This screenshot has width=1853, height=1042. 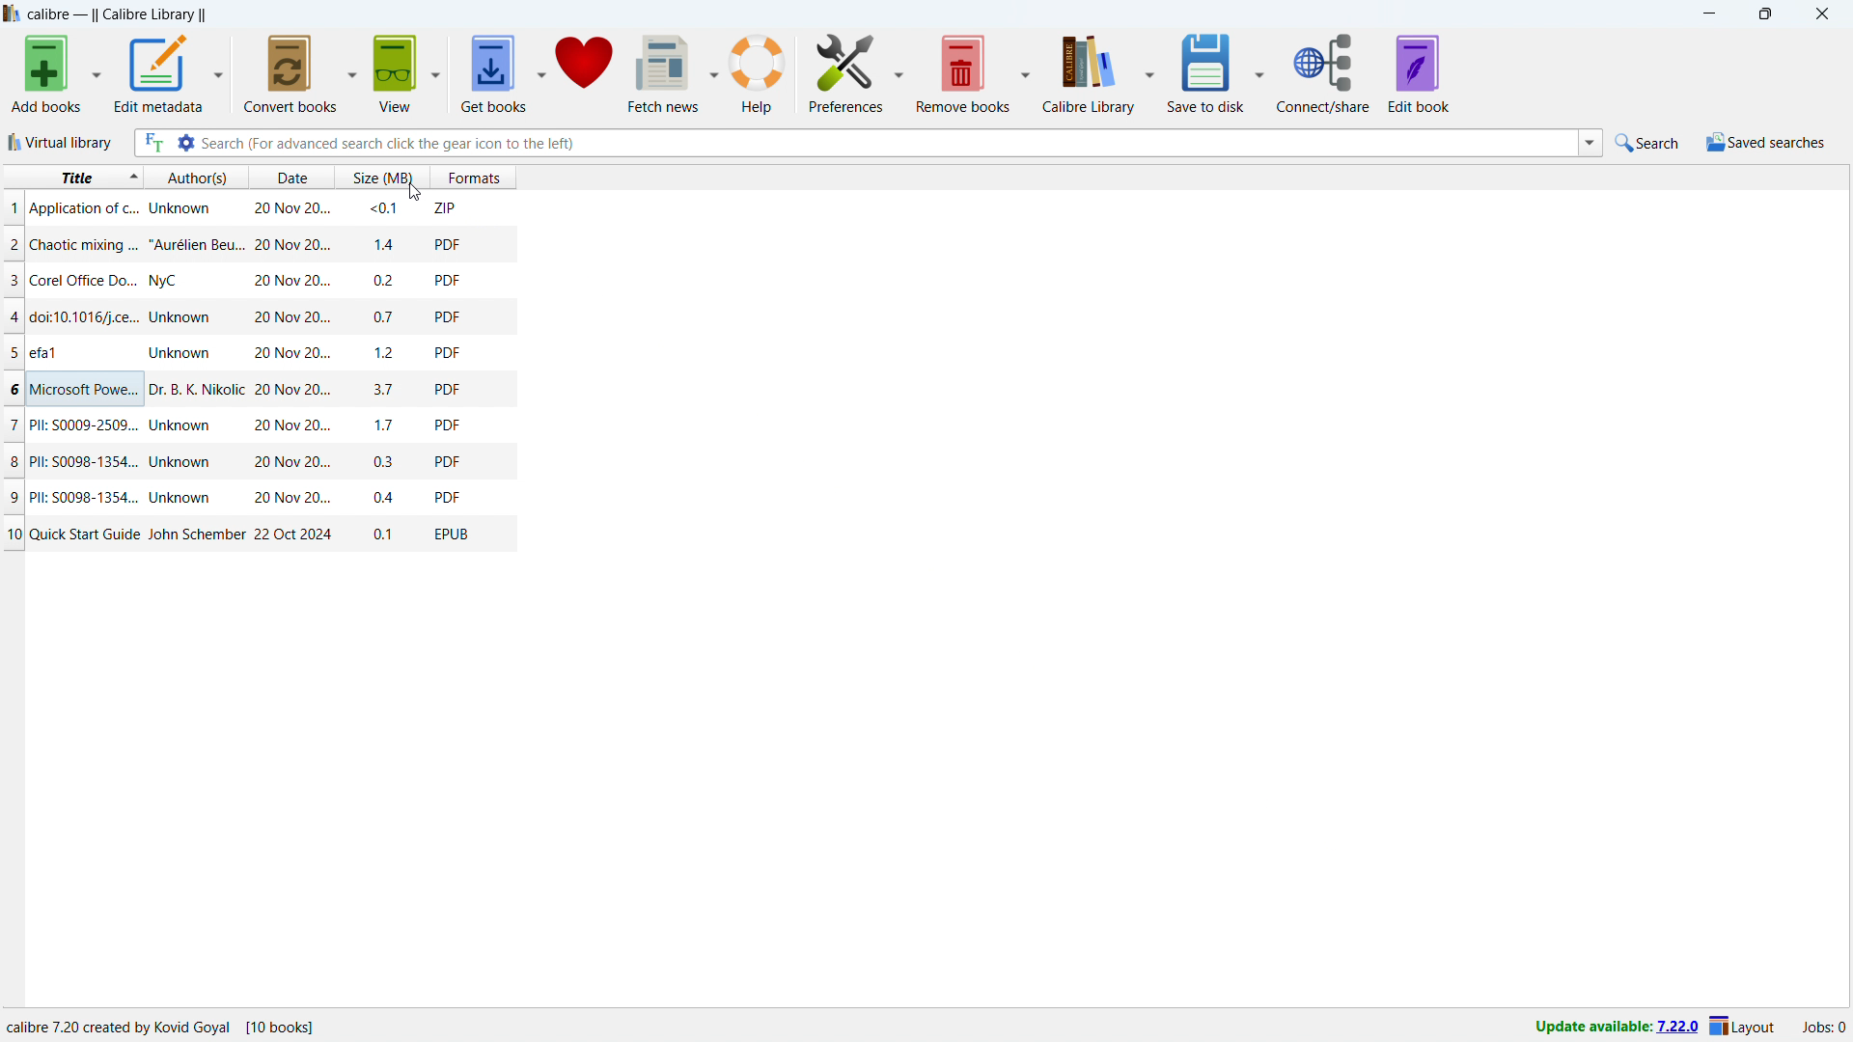 I want to click on 1, so click(x=12, y=208).